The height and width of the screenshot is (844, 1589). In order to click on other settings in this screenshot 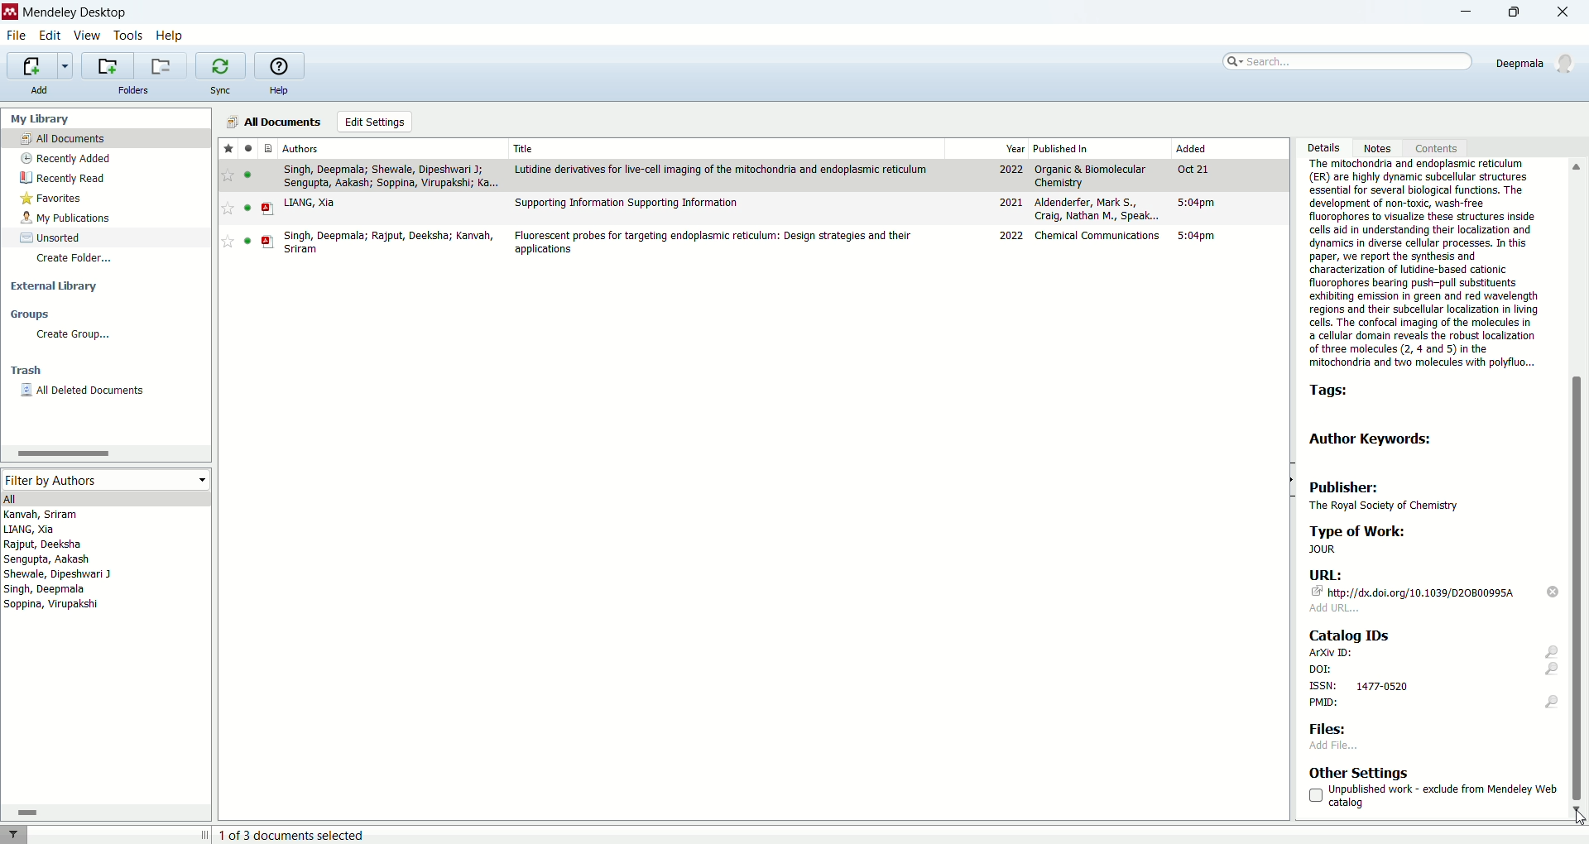, I will do `click(1360, 772)`.